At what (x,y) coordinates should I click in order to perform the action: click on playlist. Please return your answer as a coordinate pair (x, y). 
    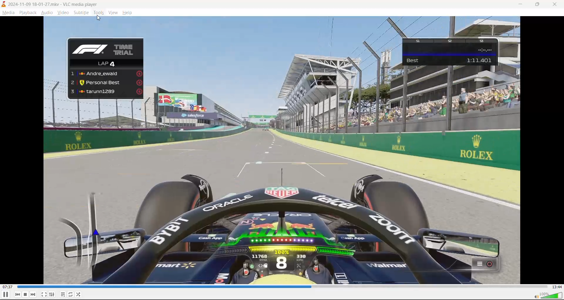
    Looking at the image, I should click on (63, 294).